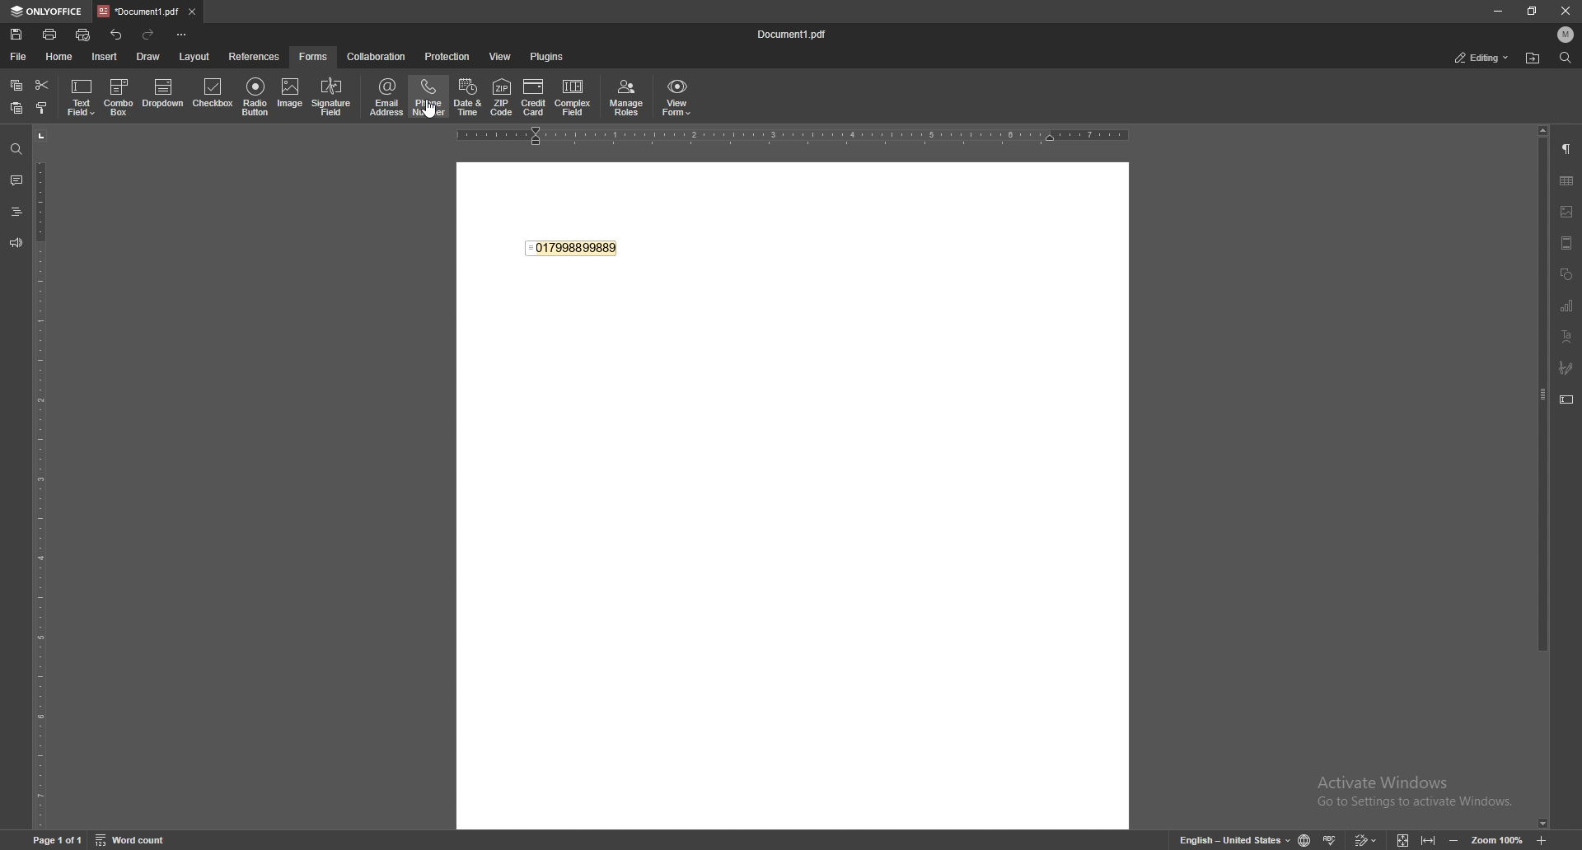 The height and width of the screenshot is (850, 1582). What do you see at coordinates (1235, 839) in the screenshot?
I see `English- United States` at bounding box center [1235, 839].